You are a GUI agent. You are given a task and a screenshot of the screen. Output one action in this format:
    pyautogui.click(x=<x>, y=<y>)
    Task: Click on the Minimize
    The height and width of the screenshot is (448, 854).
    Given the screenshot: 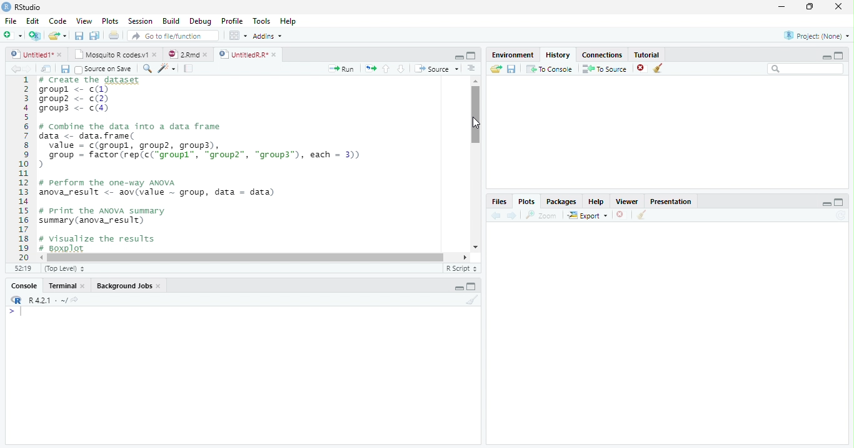 What is the action you would take?
    pyautogui.click(x=826, y=205)
    